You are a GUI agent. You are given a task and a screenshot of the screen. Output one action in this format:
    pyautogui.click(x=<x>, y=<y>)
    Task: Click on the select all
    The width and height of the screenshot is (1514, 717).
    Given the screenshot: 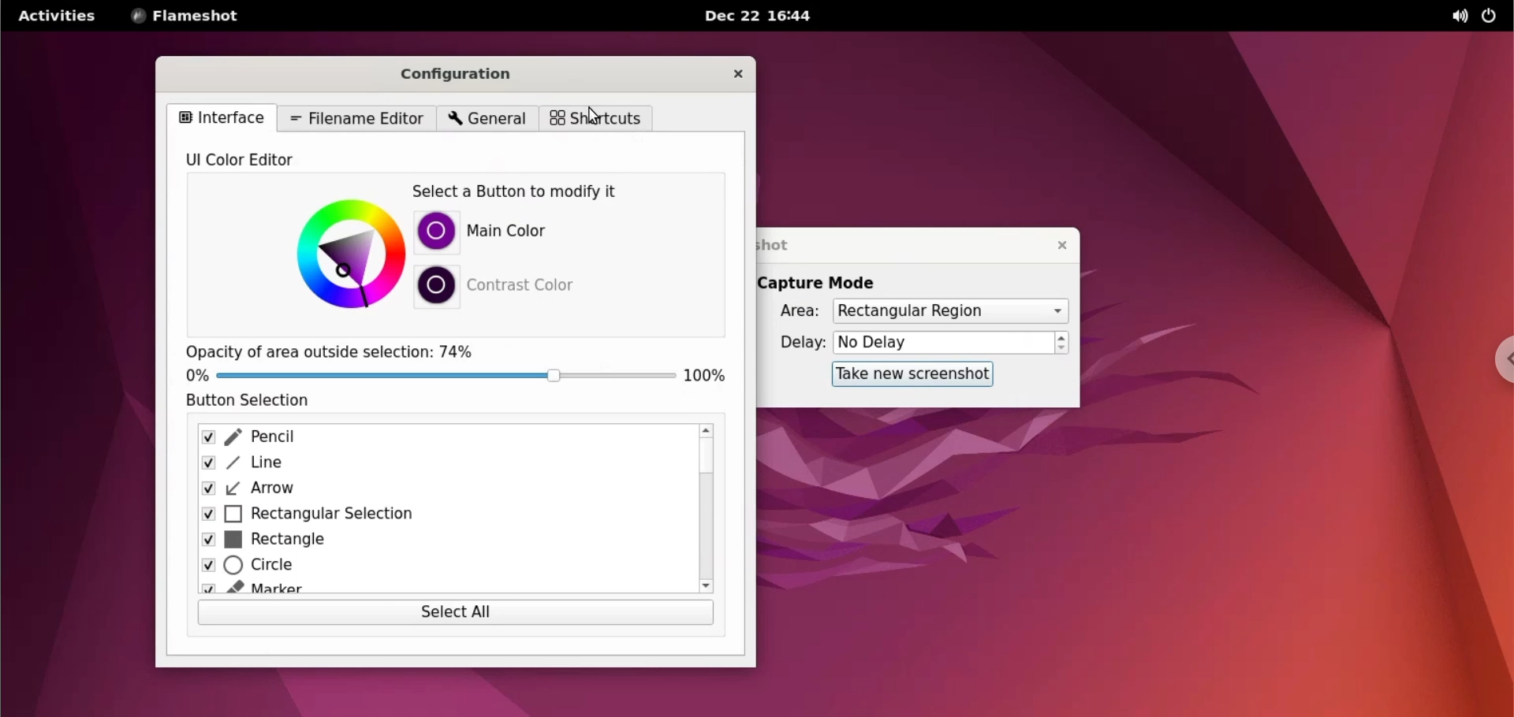 What is the action you would take?
    pyautogui.click(x=457, y=614)
    